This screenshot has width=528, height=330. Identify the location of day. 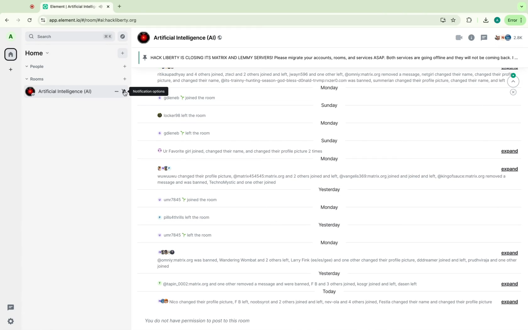
(328, 140).